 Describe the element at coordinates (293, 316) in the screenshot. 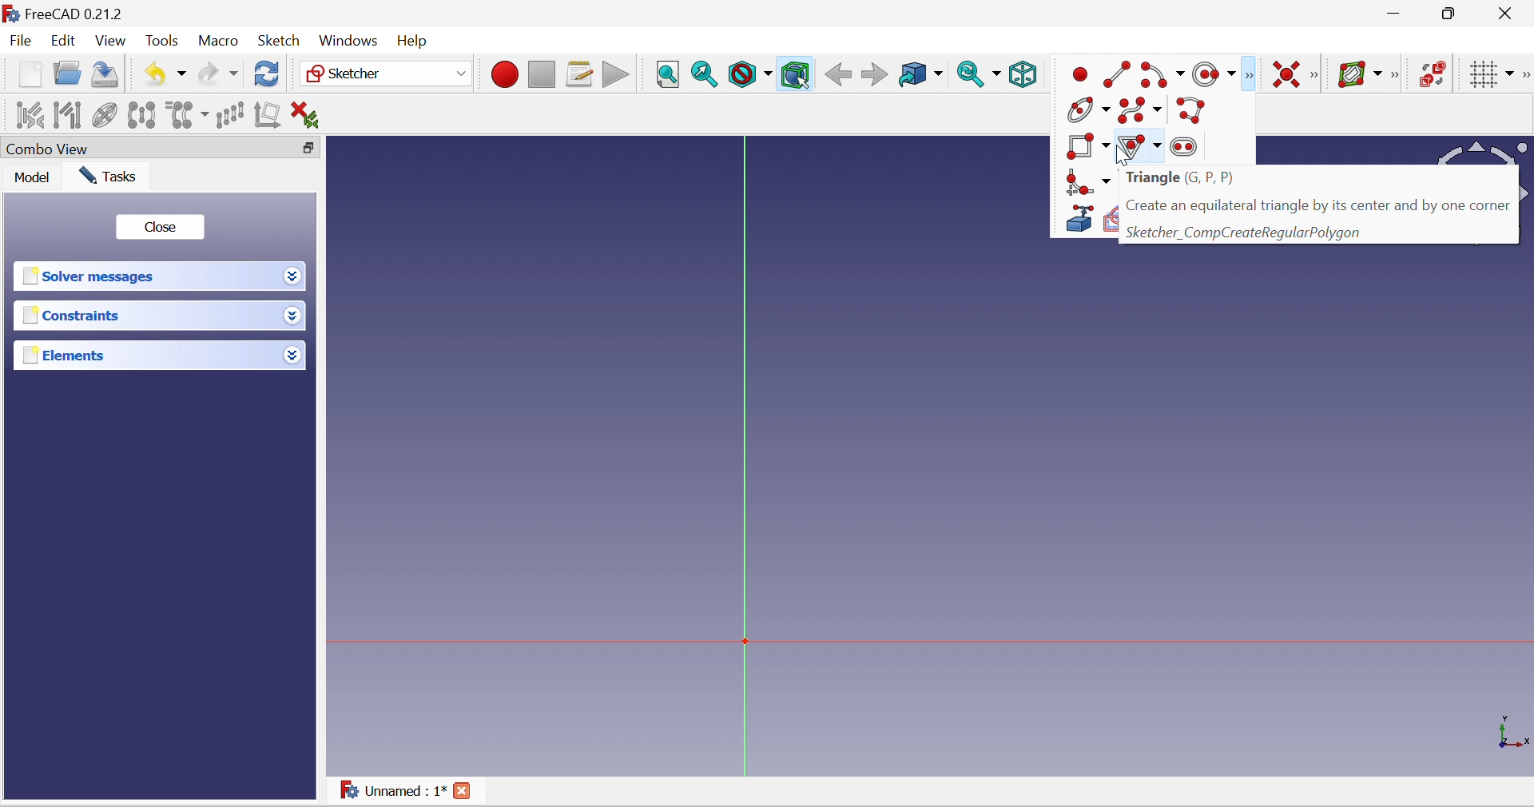

I see `Drop down` at that location.